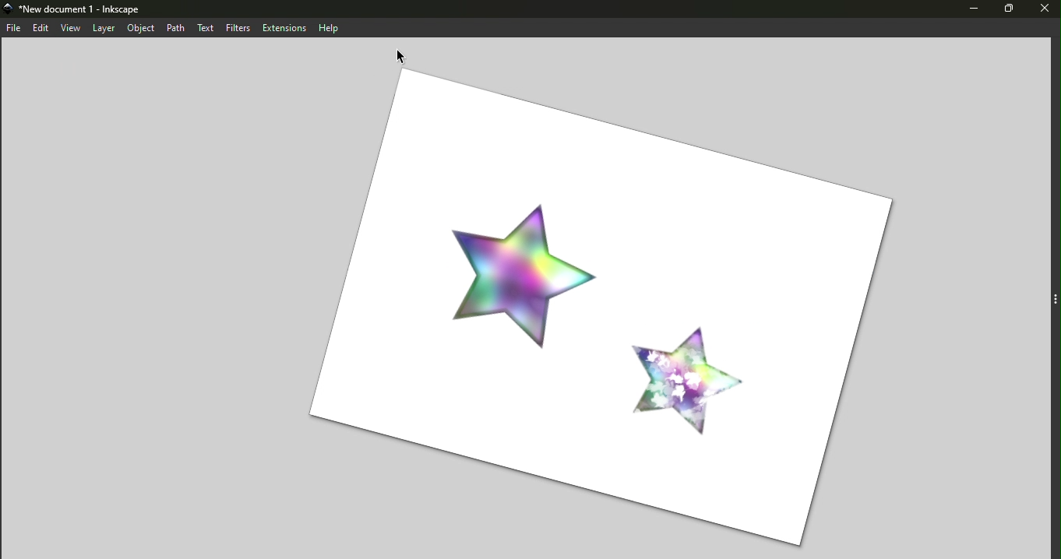  What do you see at coordinates (597, 298) in the screenshot?
I see `Canvas` at bounding box center [597, 298].